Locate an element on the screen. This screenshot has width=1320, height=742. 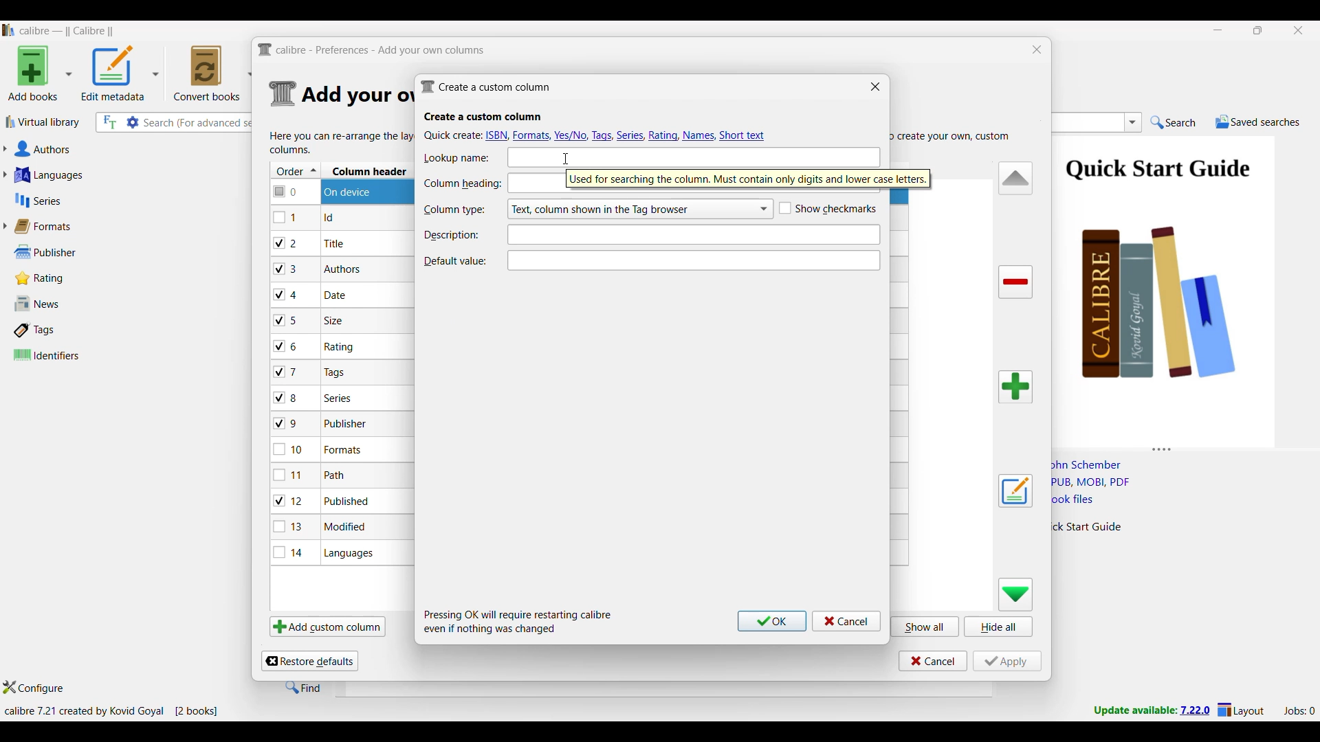
Change height of columns attached to this panel is located at coordinates (1185, 447).